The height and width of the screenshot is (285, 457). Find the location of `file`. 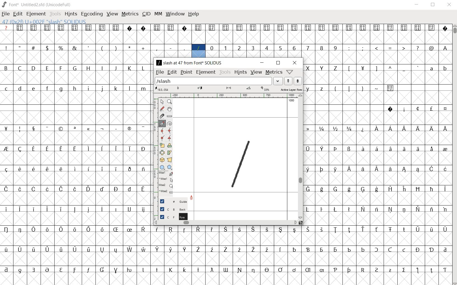

file is located at coordinates (160, 72).